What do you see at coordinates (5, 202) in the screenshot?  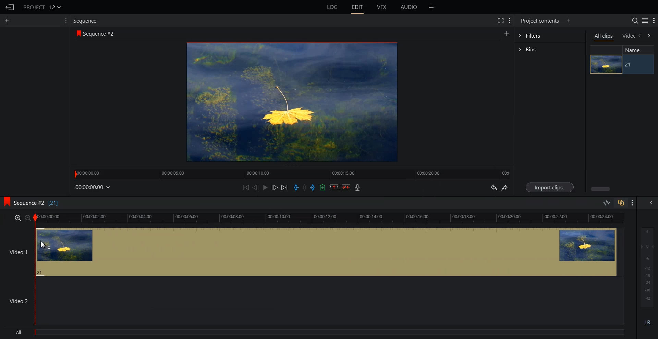 I see `logo` at bounding box center [5, 202].